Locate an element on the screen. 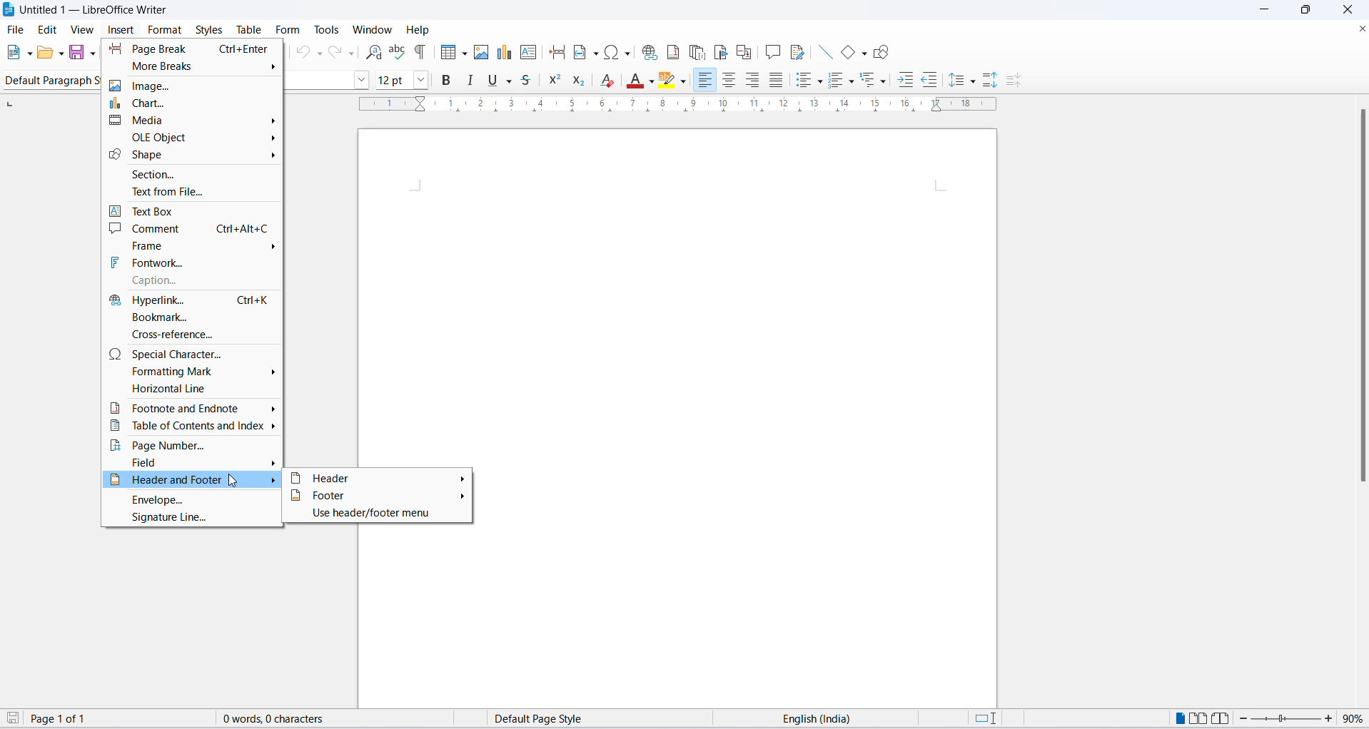 The height and width of the screenshot is (729, 1369). toggle formatting marks is located at coordinates (421, 51).